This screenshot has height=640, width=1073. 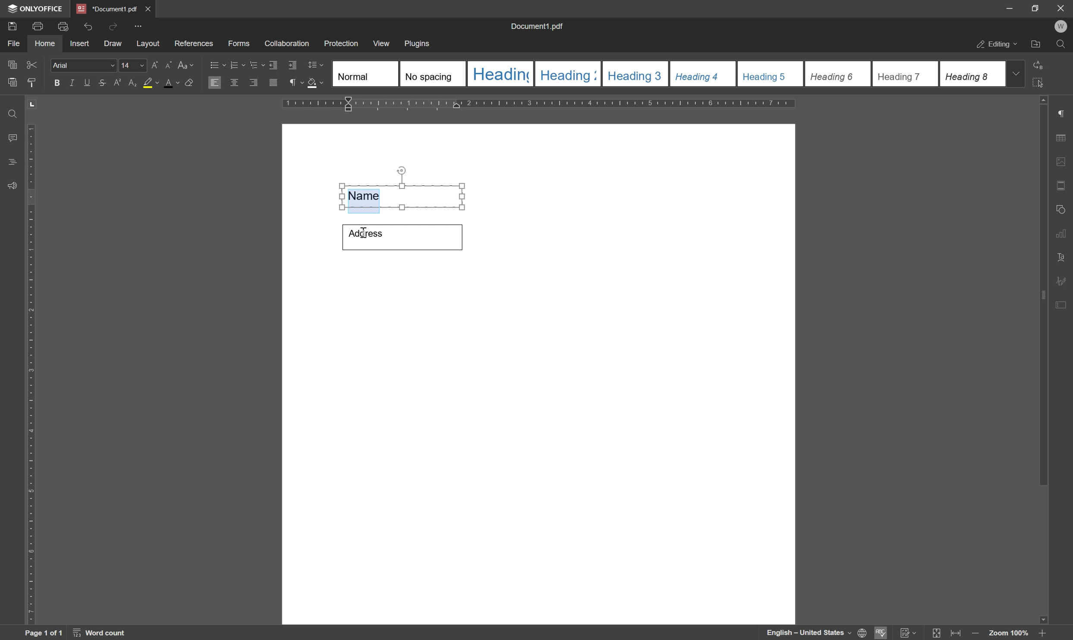 I want to click on copy, so click(x=12, y=63).